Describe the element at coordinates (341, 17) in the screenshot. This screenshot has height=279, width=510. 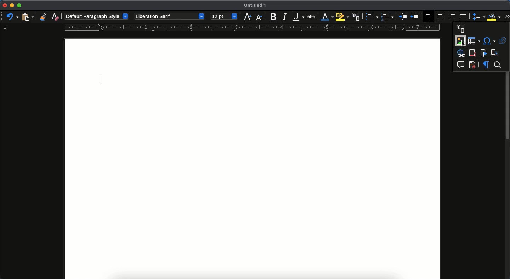
I see `highlight color` at that location.